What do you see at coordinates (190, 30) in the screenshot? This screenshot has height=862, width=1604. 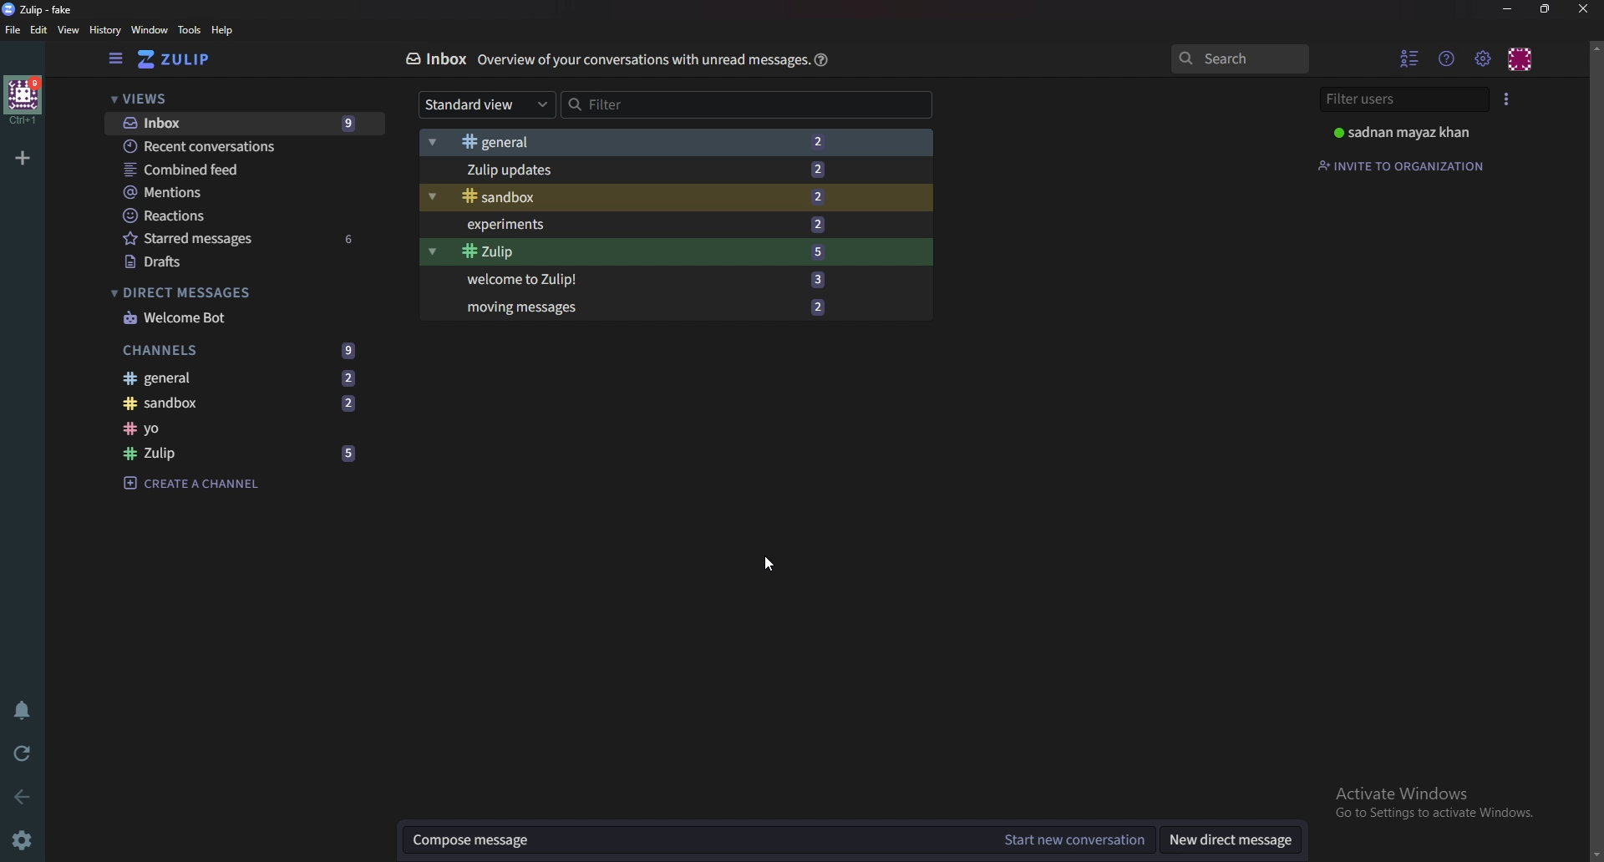 I see `Tools` at bounding box center [190, 30].